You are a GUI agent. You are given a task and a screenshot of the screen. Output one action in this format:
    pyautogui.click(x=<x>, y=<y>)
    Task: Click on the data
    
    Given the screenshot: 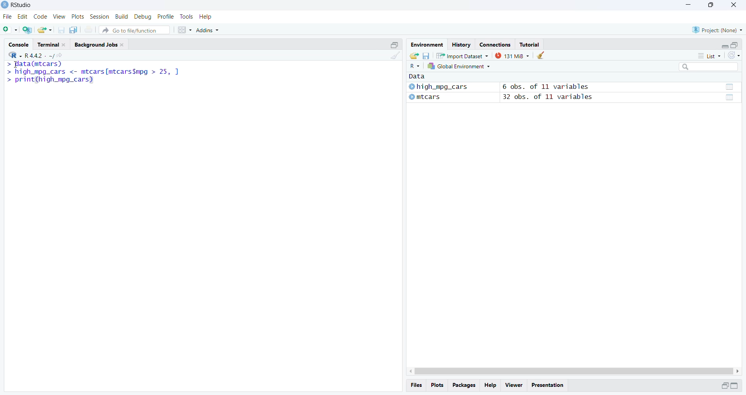 What is the action you would take?
    pyautogui.click(x=729, y=87)
    